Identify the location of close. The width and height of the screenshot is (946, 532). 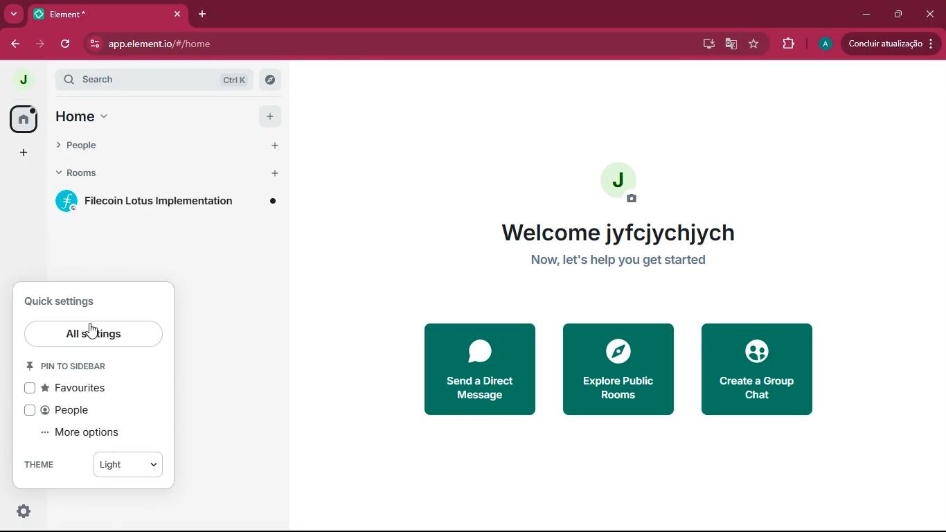
(932, 15).